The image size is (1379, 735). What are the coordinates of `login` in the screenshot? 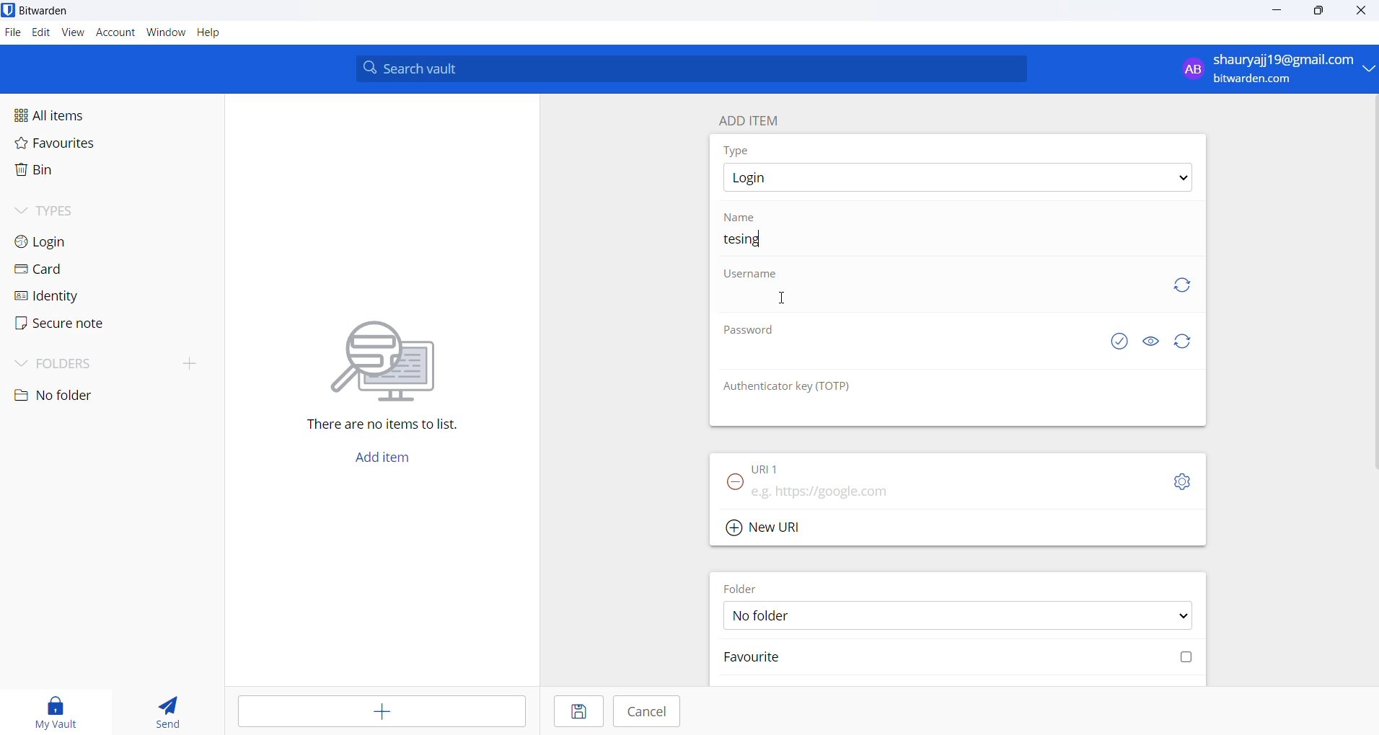 It's located at (65, 241).